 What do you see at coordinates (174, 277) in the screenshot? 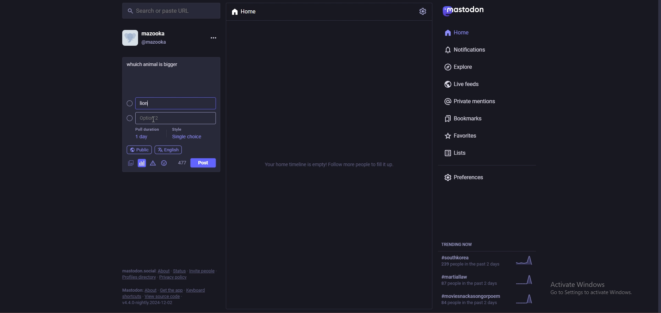
I see `privacy policy` at bounding box center [174, 277].